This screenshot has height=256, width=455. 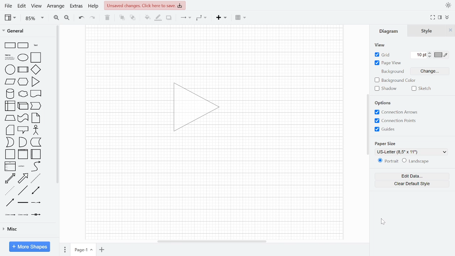 What do you see at coordinates (93, 7) in the screenshot?
I see `Help` at bounding box center [93, 7].